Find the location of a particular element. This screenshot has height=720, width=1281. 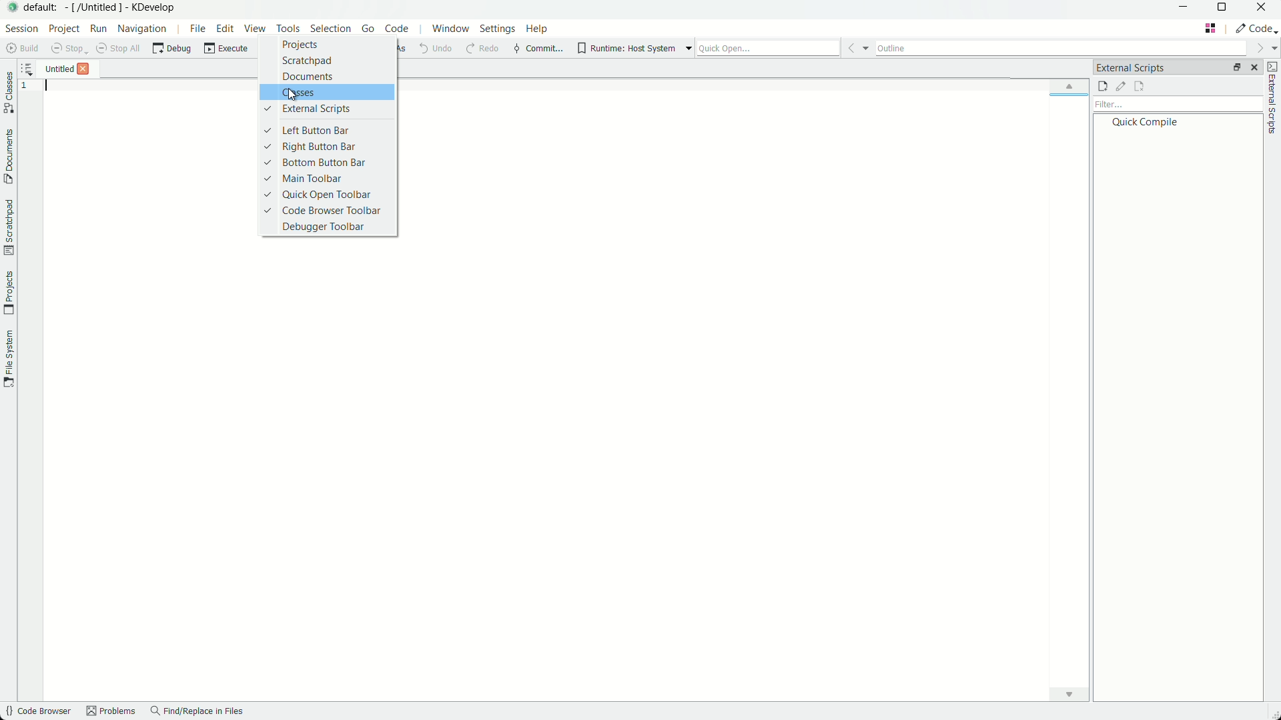

redo is located at coordinates (483, 49).